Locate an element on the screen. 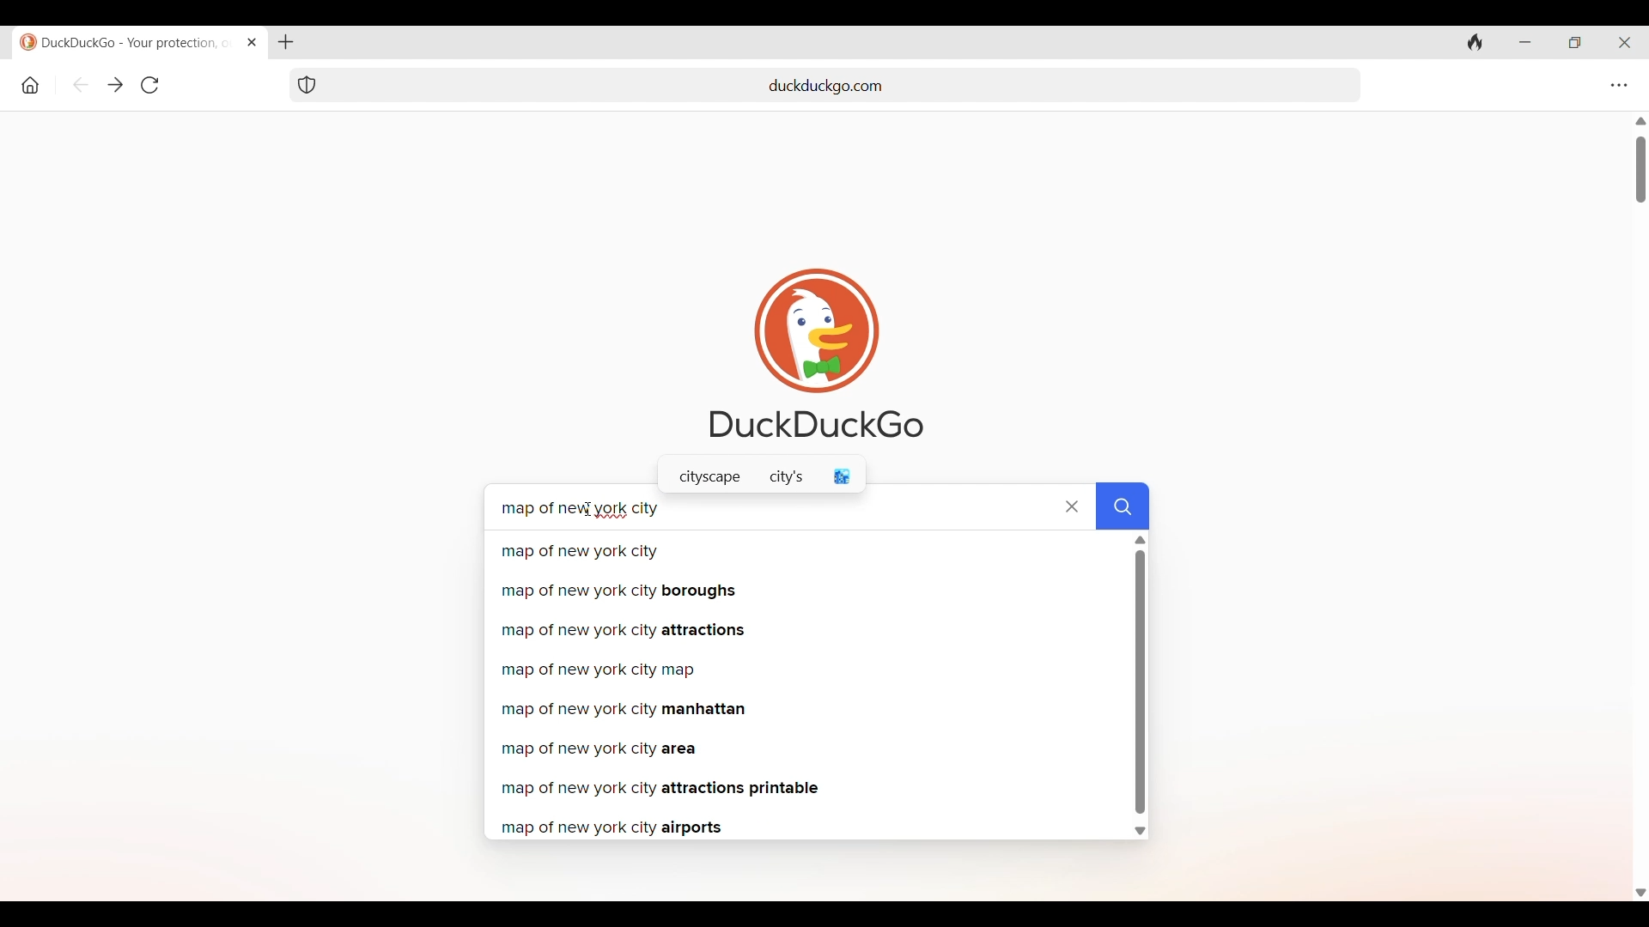 This screenshot has width=1649, height=927. Browser settings is located at coordinates (1619, 86).